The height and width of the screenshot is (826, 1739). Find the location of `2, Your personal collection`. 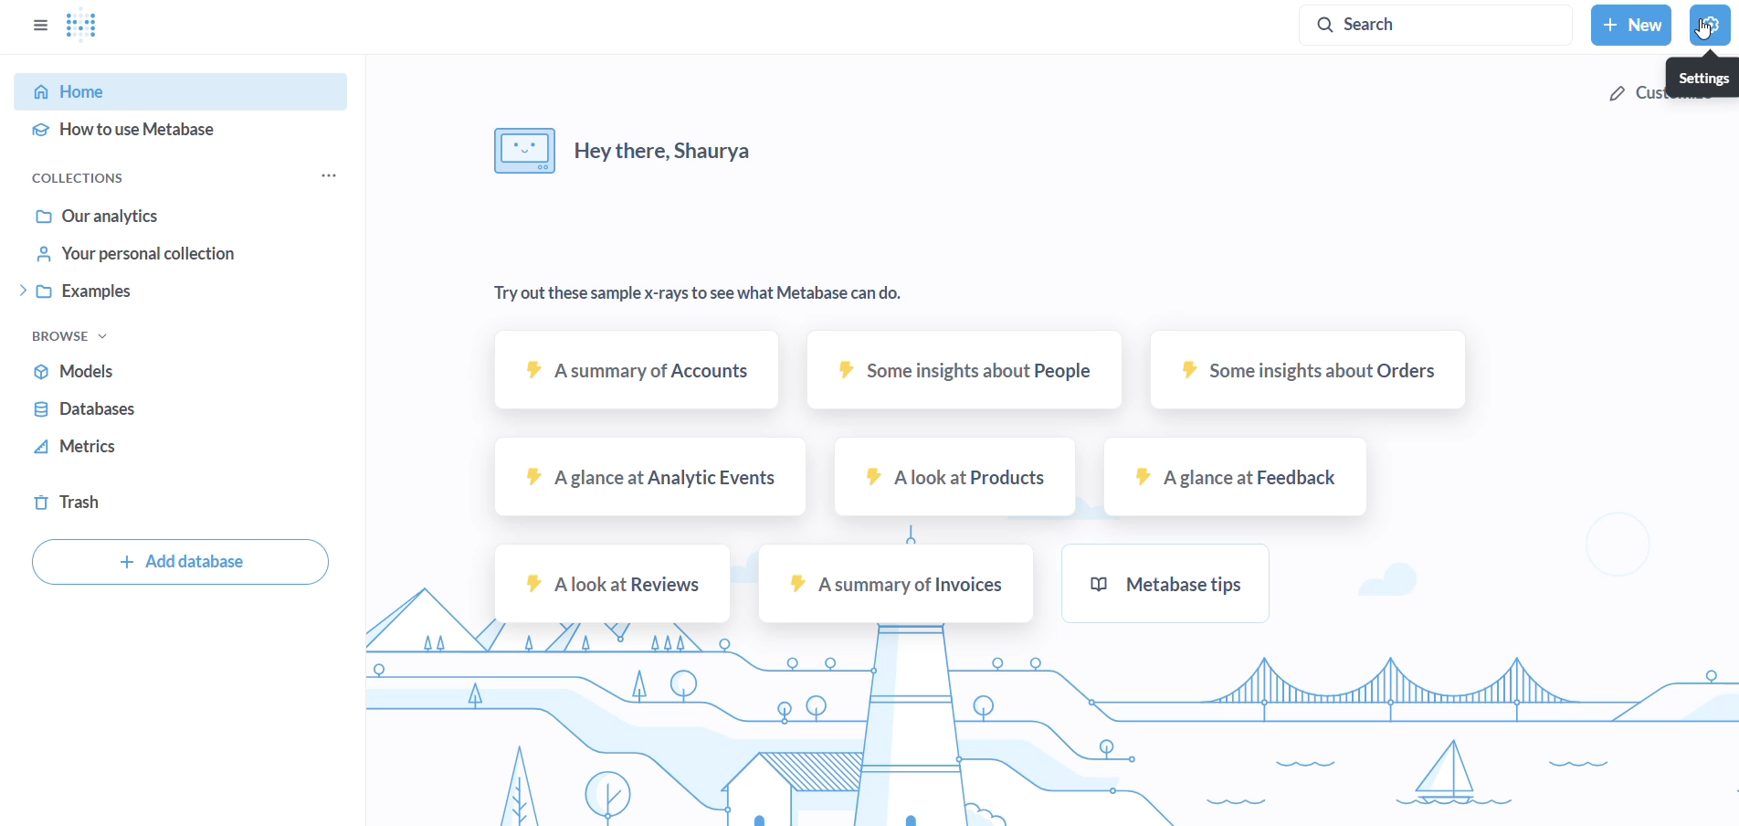

2, Your personal collection is located at coordinates (134, 252).